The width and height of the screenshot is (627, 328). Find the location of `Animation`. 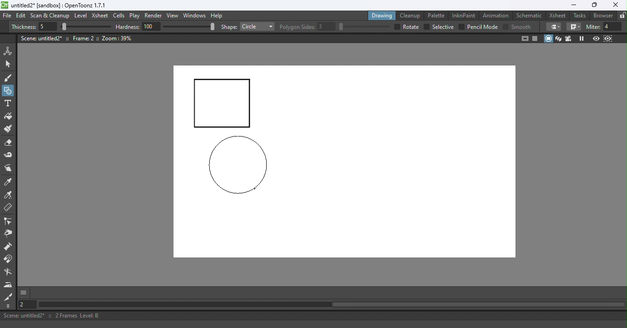

Animation is located at coordinates (497, 15).